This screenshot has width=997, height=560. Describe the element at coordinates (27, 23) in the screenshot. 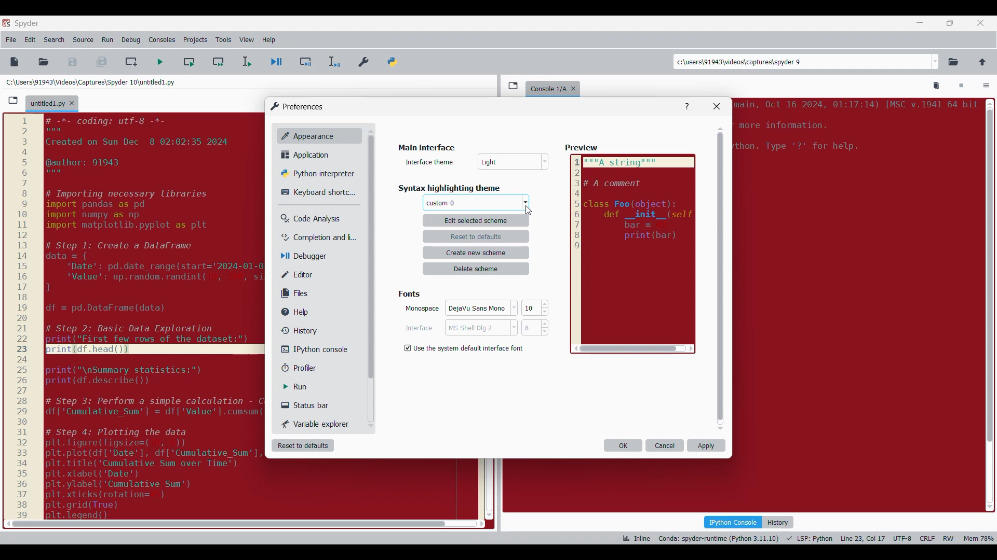

I see `Software name` at that location.